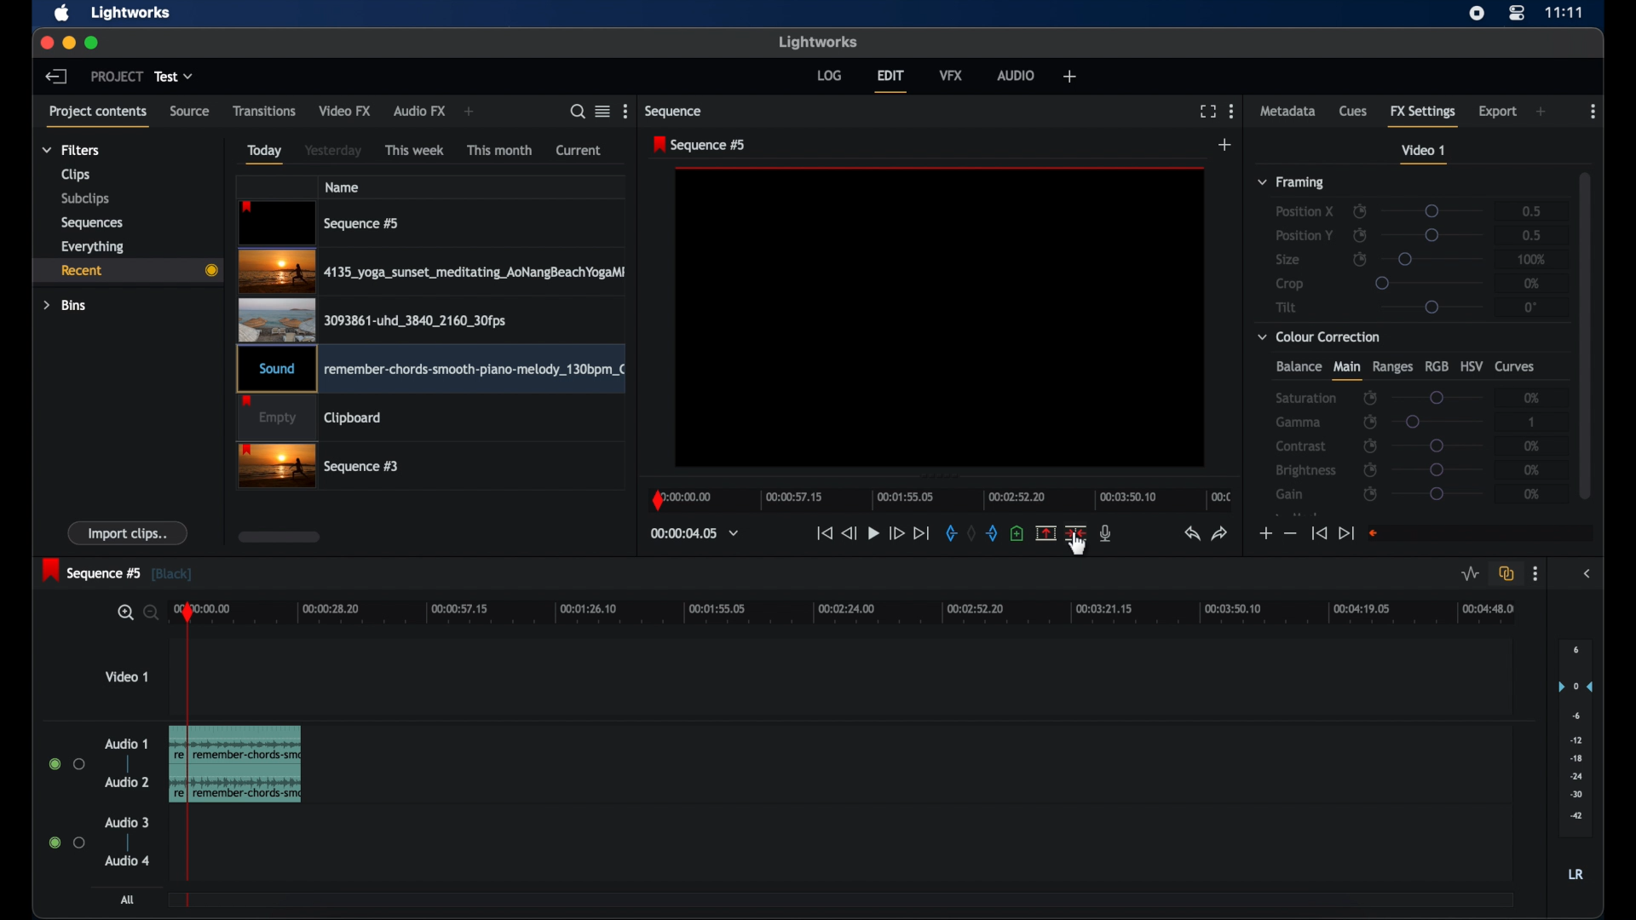 This screenshot has height=920, width=1636. What do you see at coordinates (128, 532) in the screenshot?
I see `import clips` at bounding box center [128, 532].